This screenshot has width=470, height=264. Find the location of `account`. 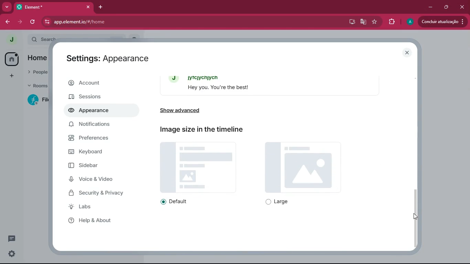

account is located at coordinates (99, 83).